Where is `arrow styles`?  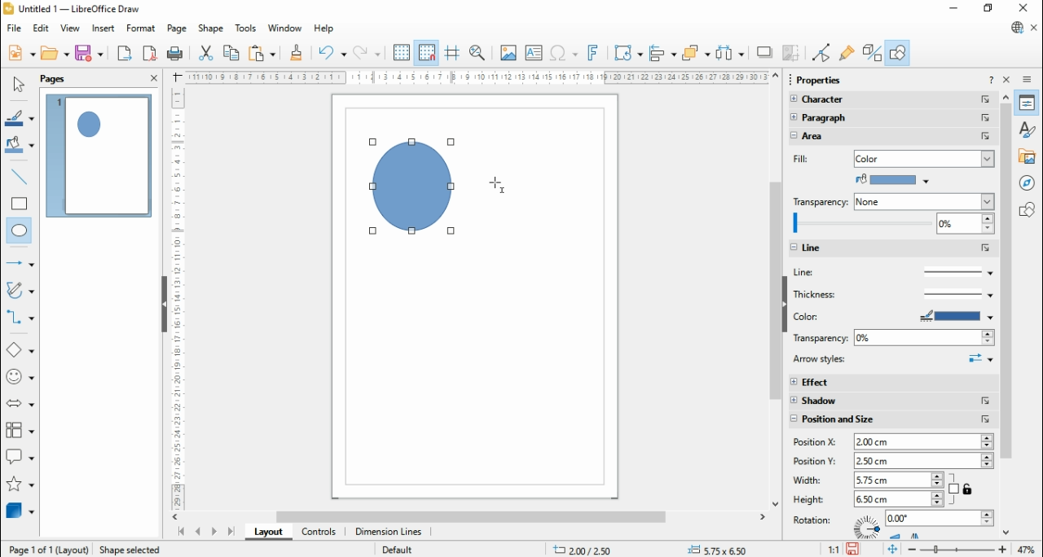
arrow styles is located at coordinates (893, 360).